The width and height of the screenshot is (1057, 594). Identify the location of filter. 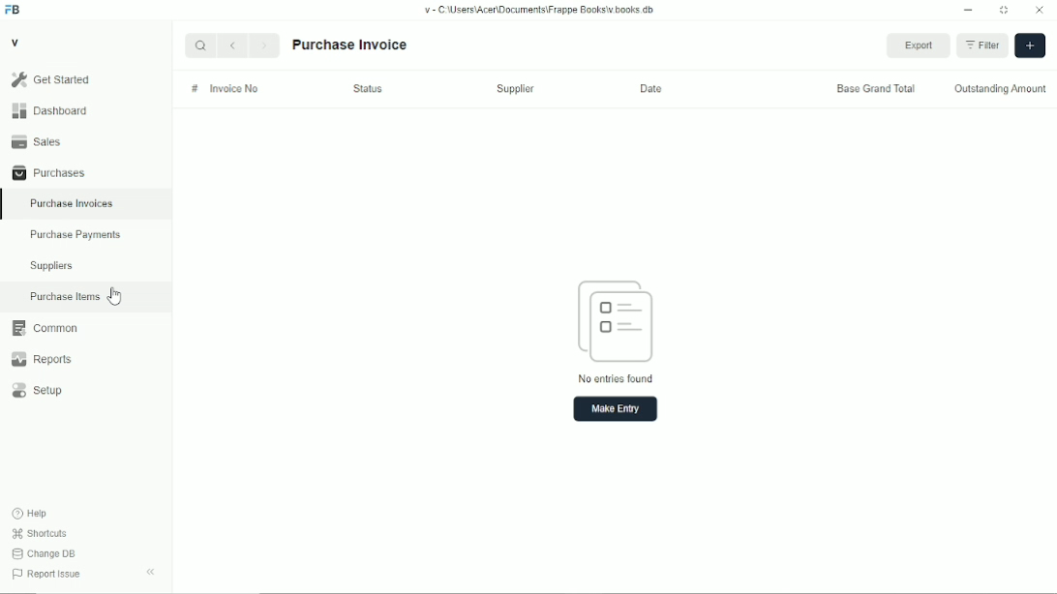
(982, 45).